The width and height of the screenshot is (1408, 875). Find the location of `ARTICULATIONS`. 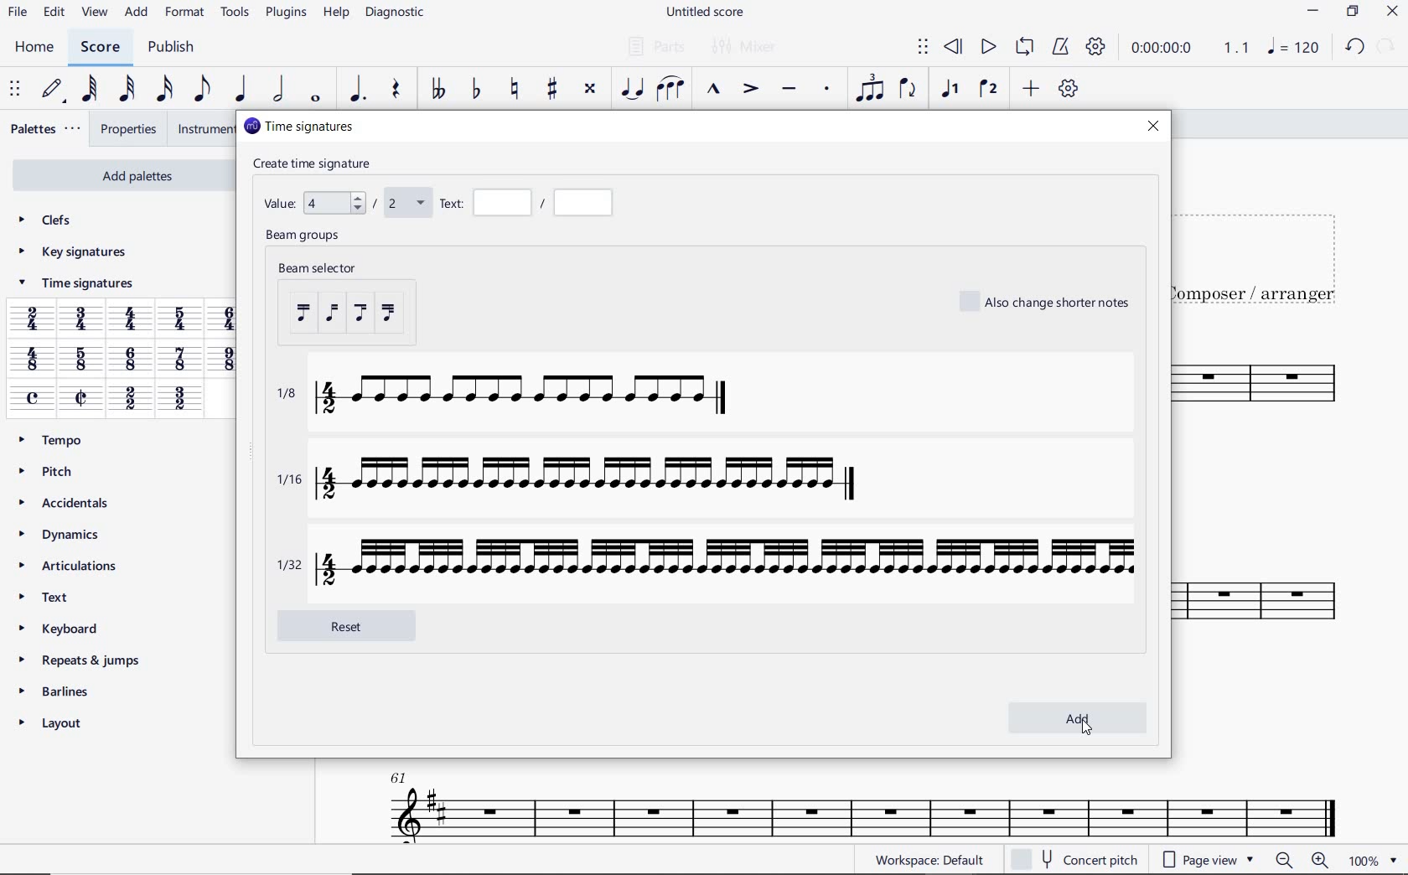

ARTICULATIONS is located at coordinates (70, 566).